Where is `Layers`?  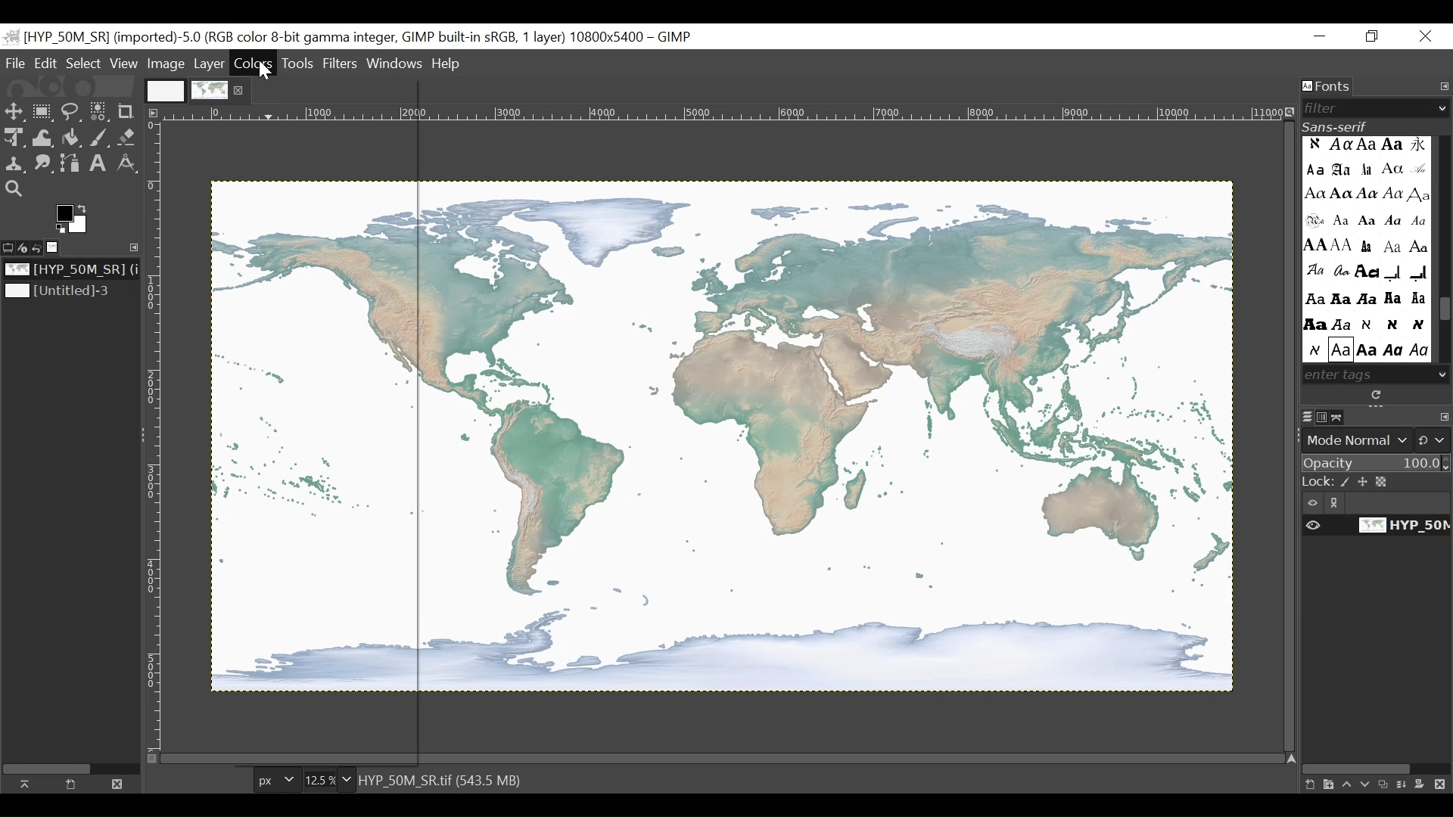
Layers is located at coordinates (1307, 418).